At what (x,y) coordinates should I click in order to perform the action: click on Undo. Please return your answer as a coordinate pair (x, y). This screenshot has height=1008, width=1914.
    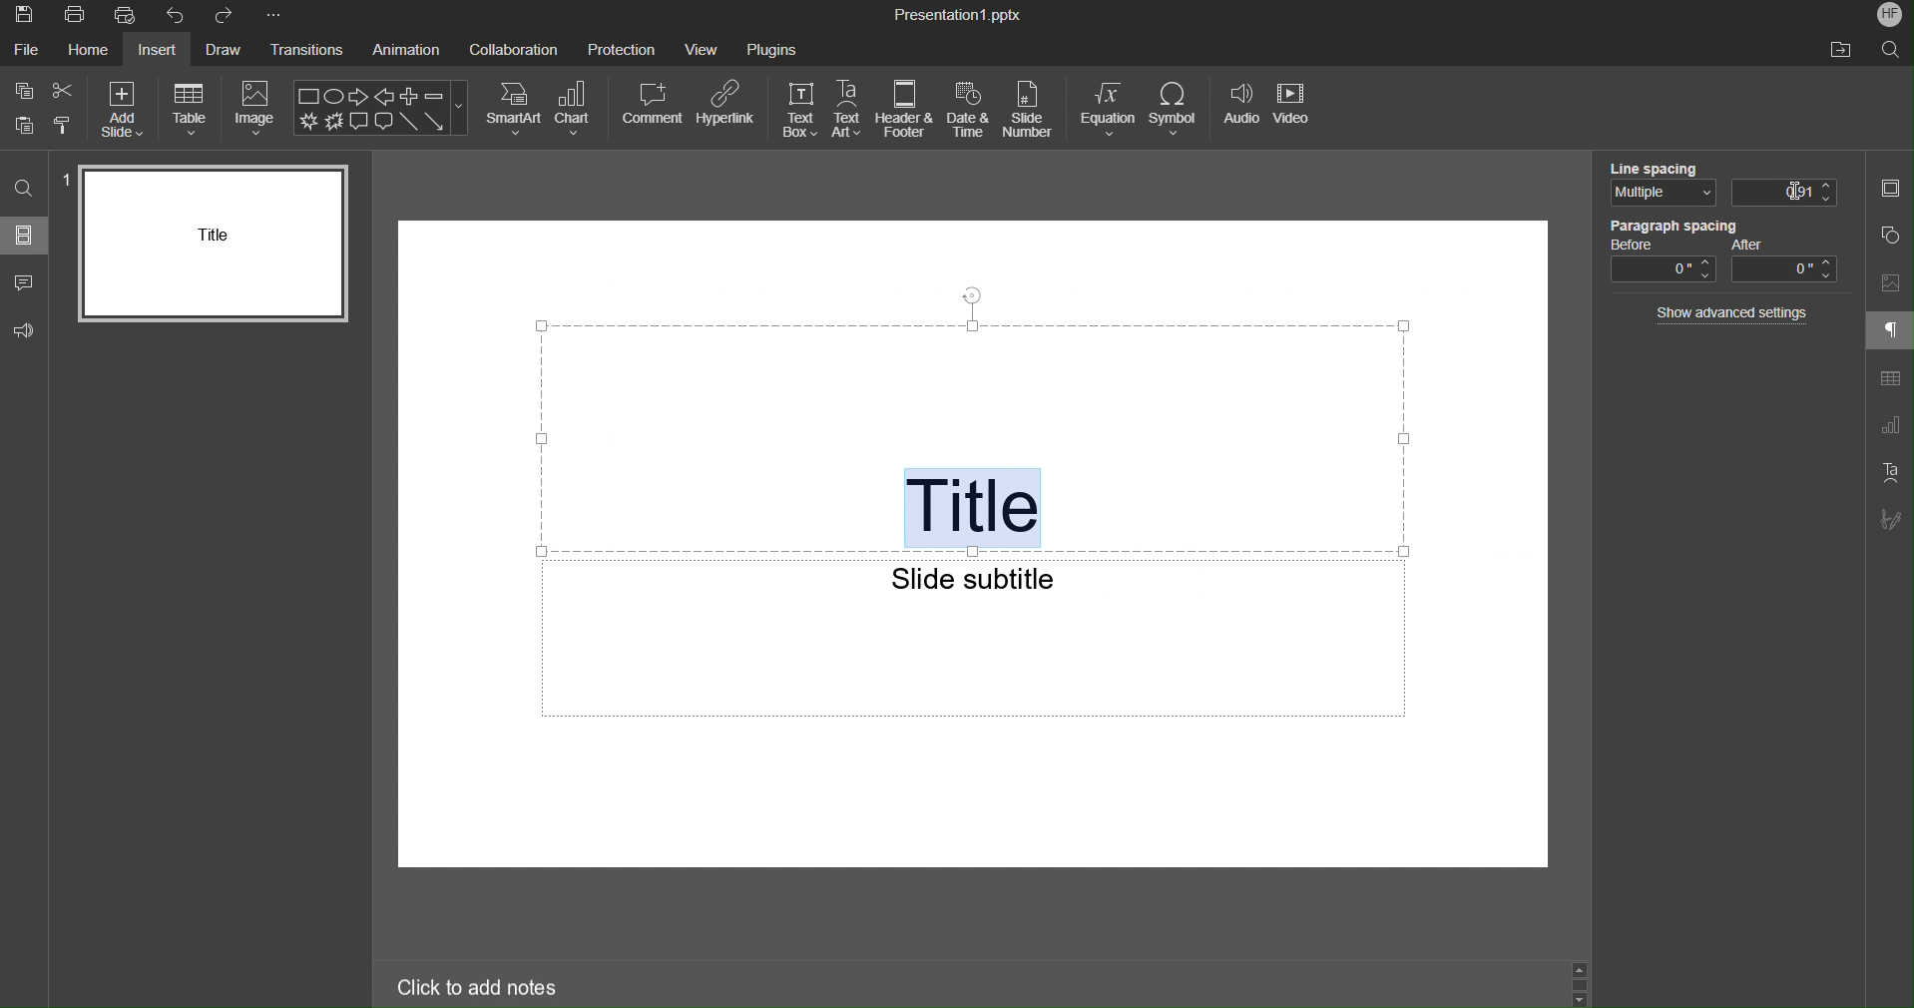
    Looking at the image, I should click on (177, 17).